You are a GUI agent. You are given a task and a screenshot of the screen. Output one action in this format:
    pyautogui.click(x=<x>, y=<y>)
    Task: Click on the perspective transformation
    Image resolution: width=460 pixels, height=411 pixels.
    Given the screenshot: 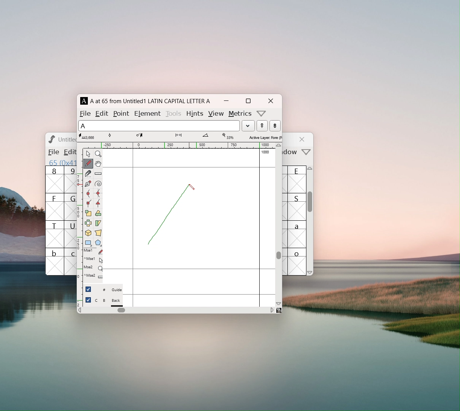 What is the action you would take?
    pyautogui.click(x=98, y=234)
    